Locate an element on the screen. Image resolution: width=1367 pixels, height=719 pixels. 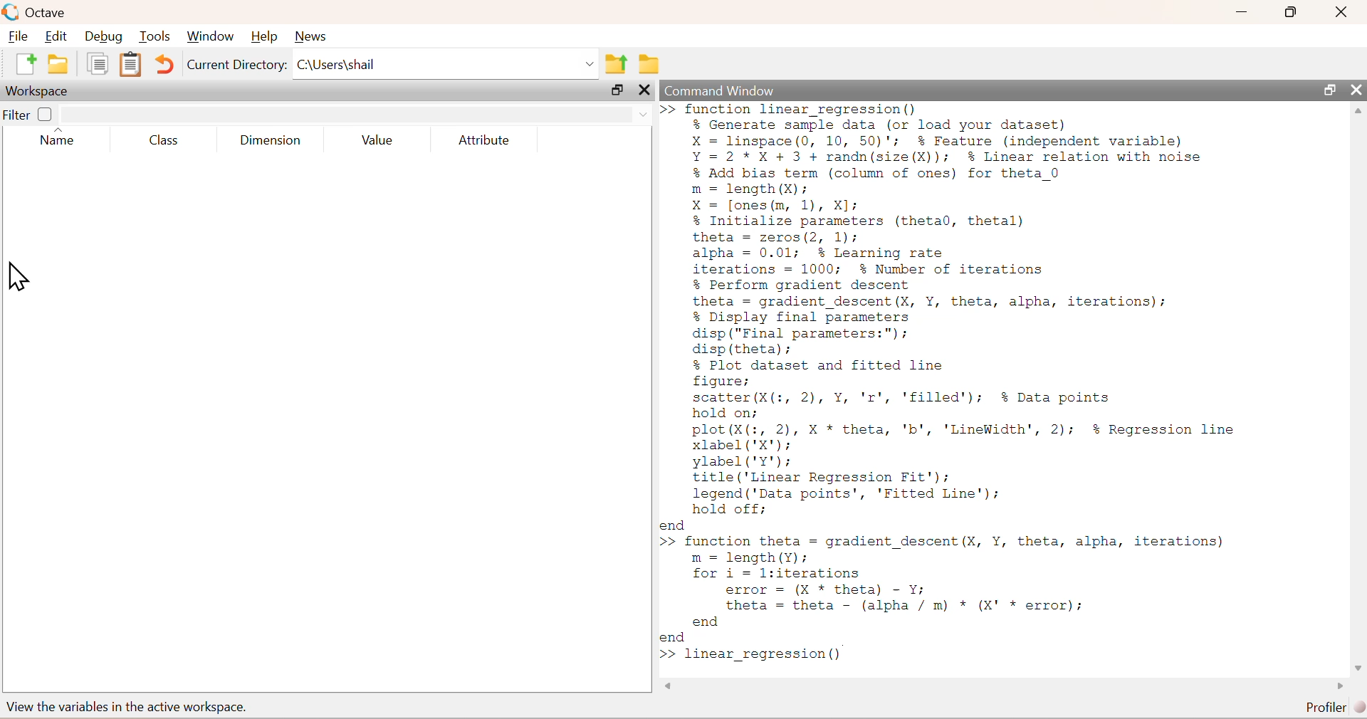
folder is located at coordinates (648, 65).